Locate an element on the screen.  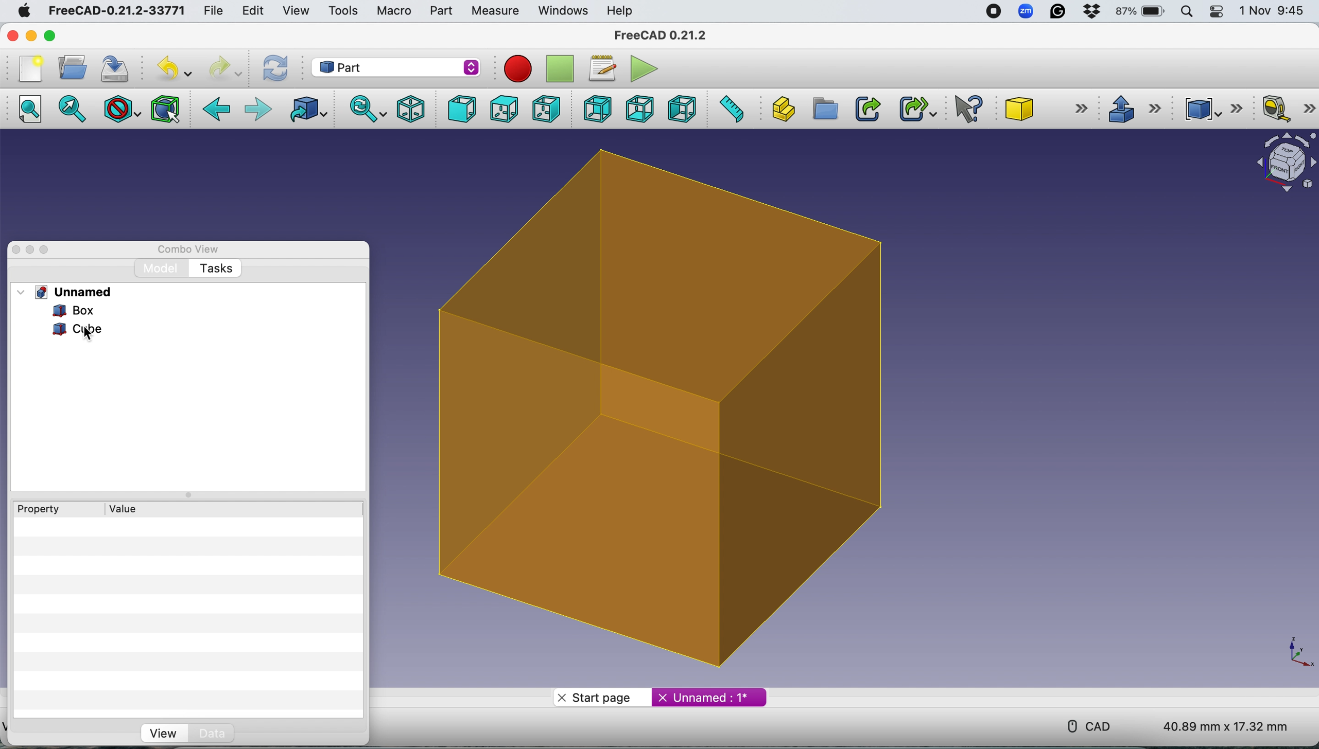
minimise is located at coordinates (31, 35).